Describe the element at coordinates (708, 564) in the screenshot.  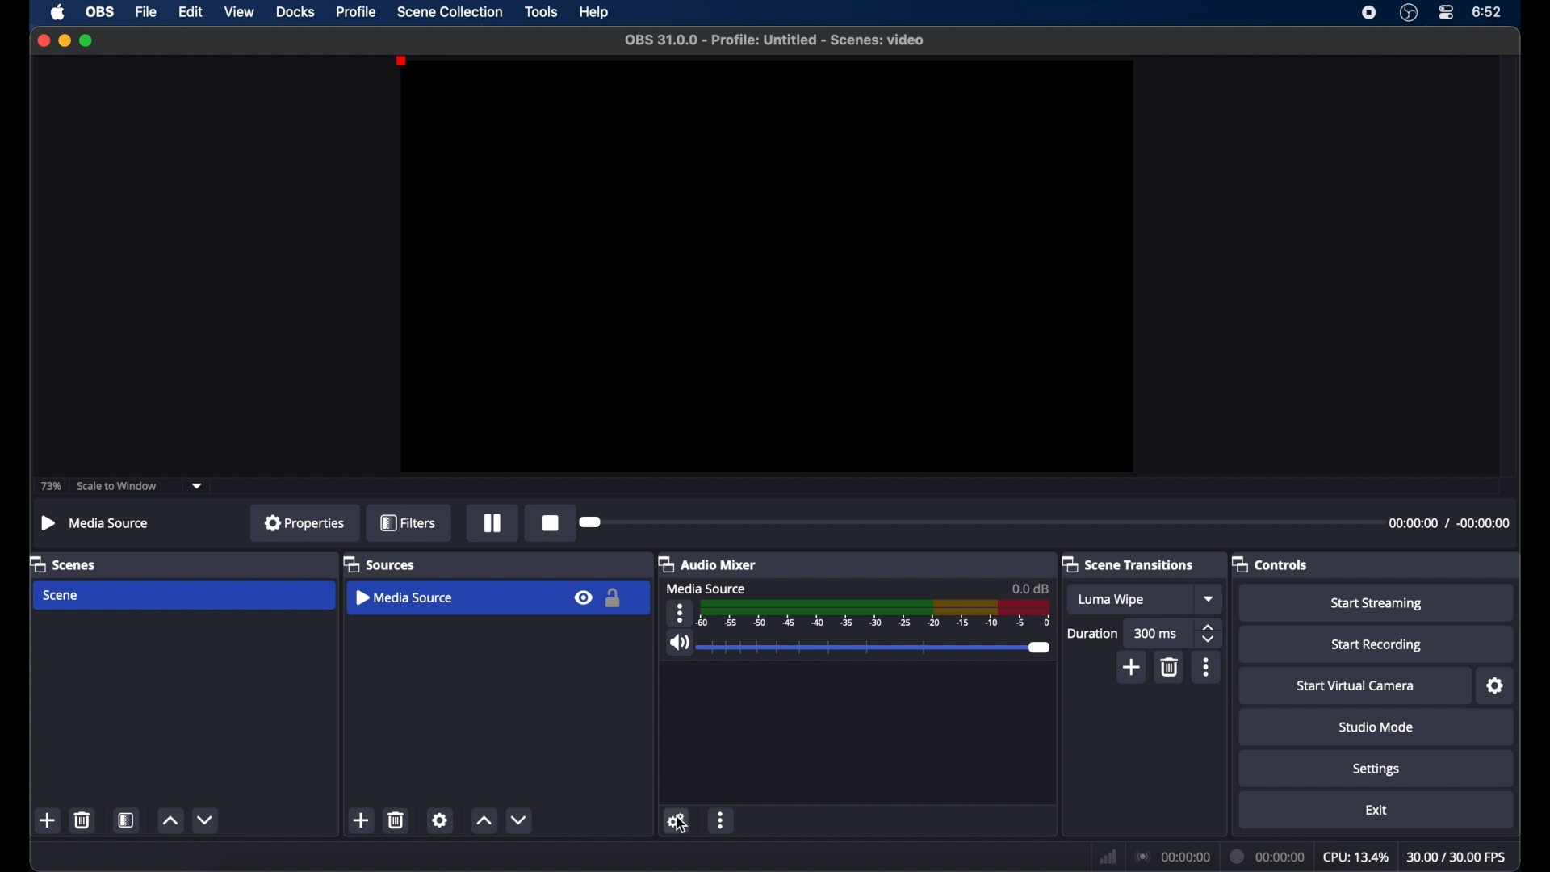
I see `audio mixer` at that location.